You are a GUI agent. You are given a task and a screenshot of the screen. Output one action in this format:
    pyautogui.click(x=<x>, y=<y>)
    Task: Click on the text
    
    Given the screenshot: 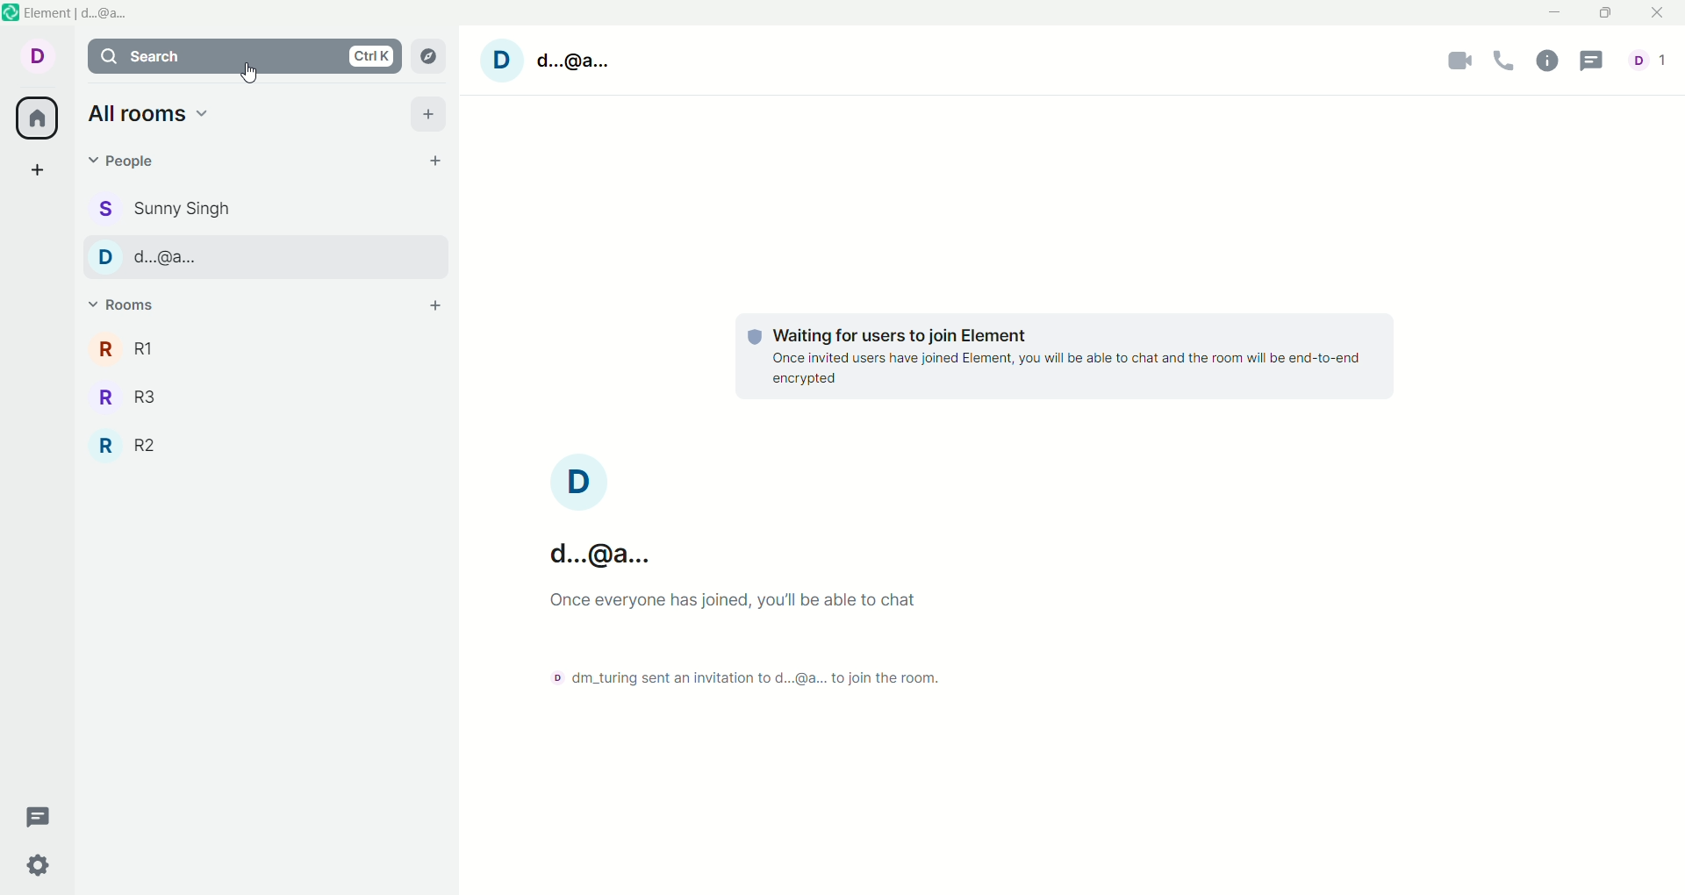 What is the action you would take?
    pyautogui.click(x=1068, y=356)
    